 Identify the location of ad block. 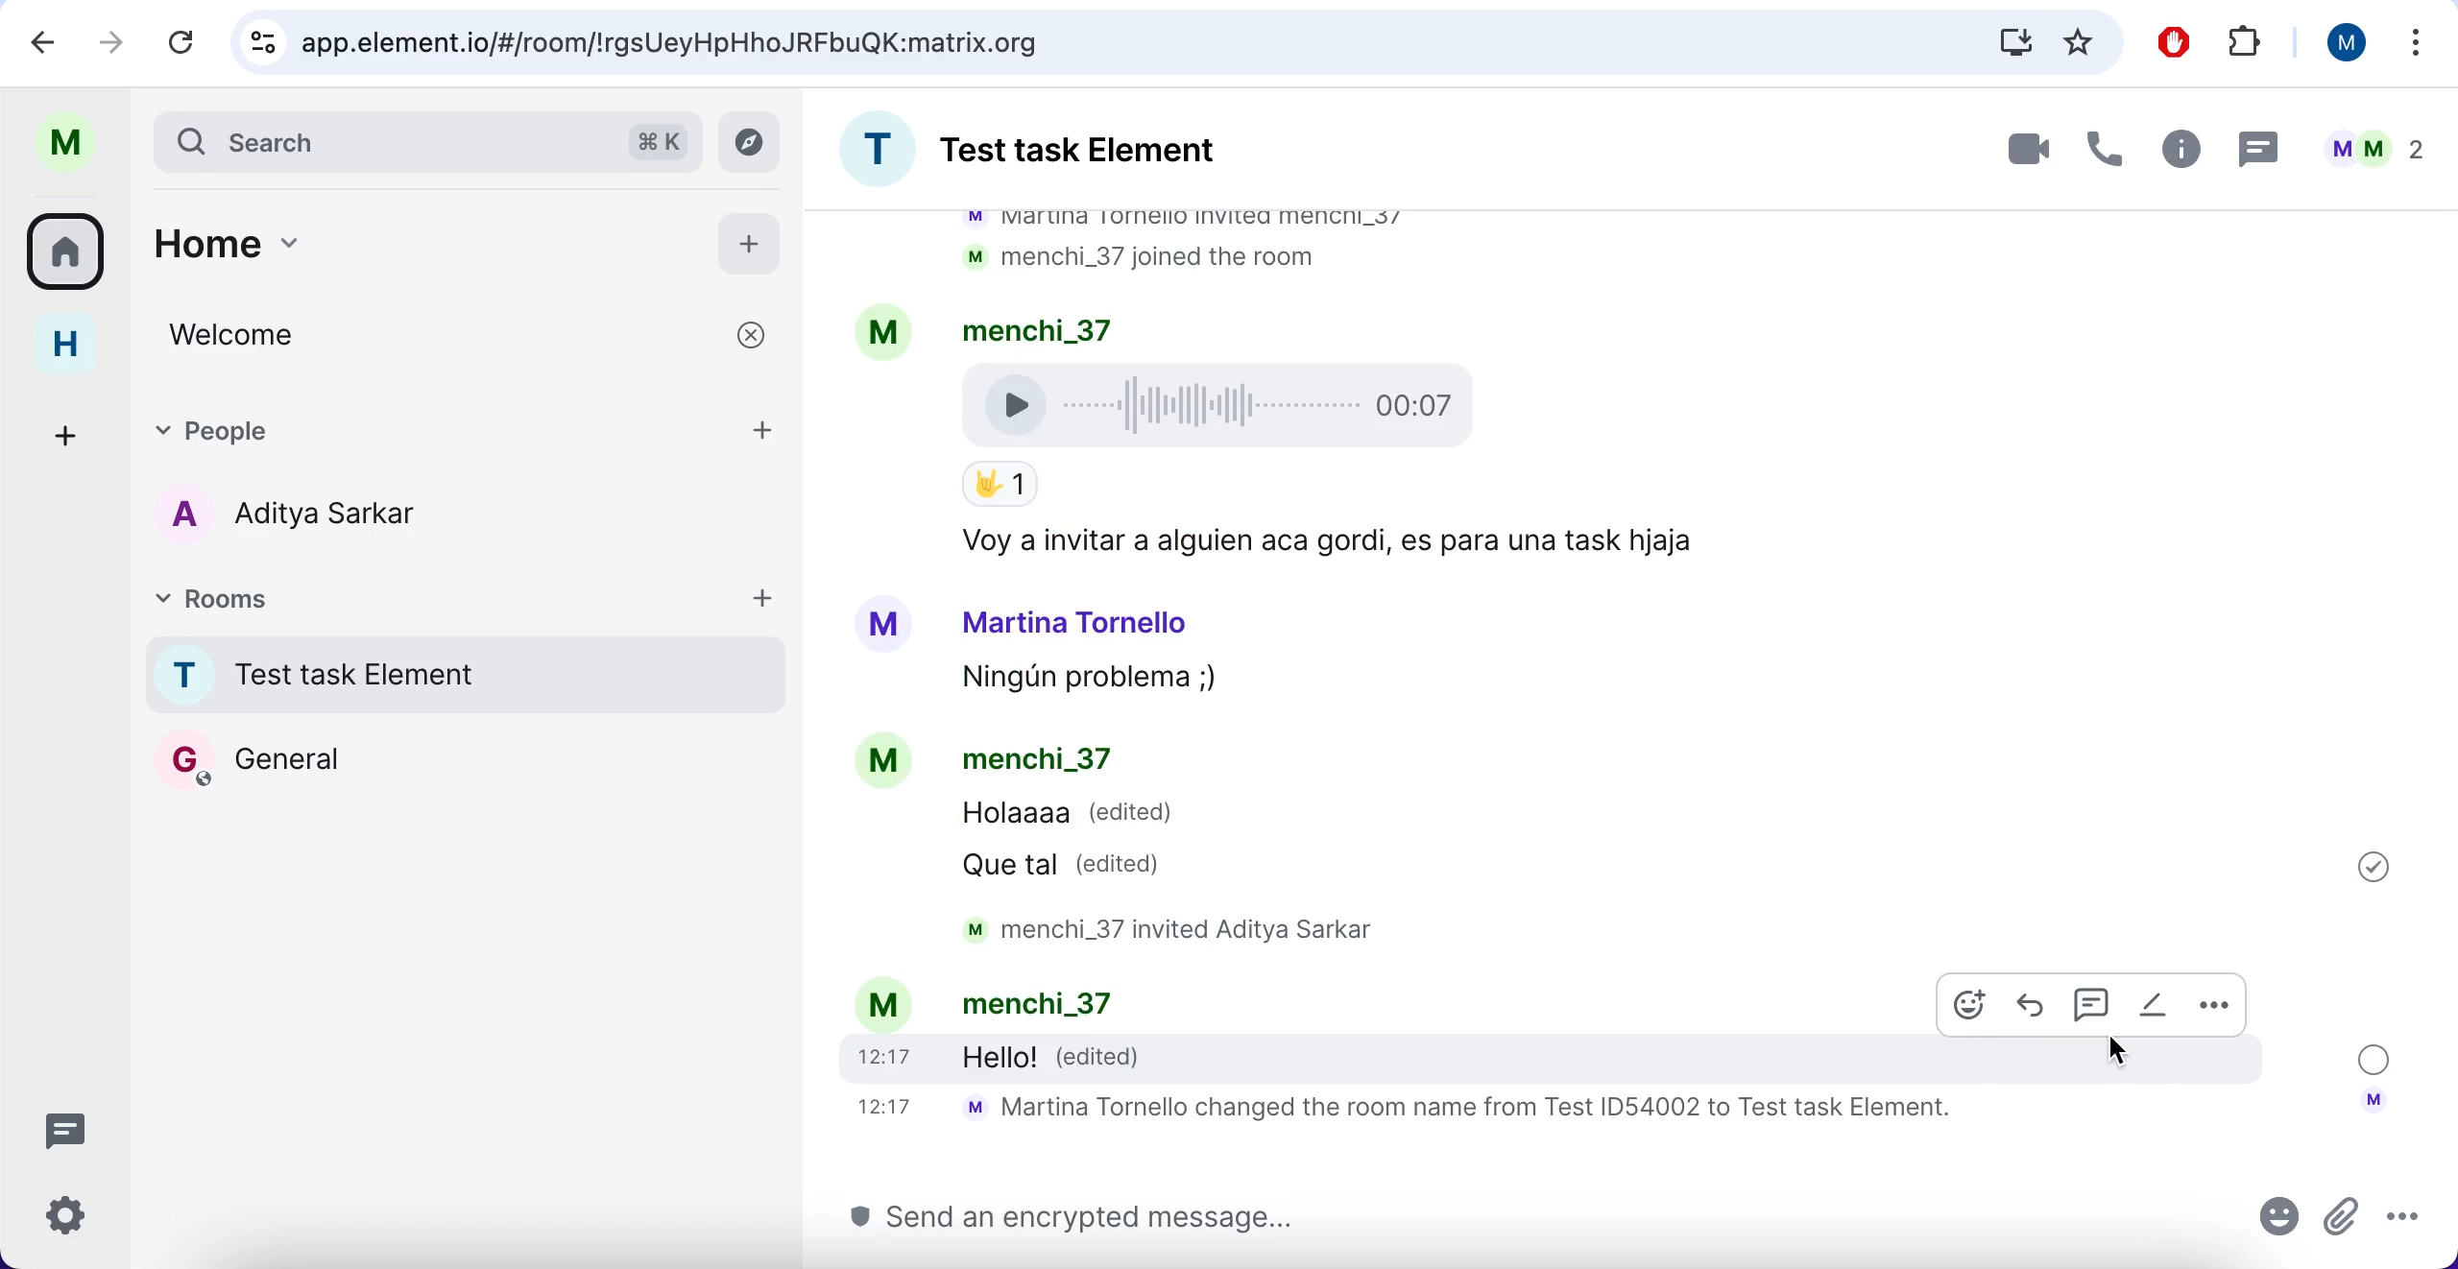
(2176, 41).